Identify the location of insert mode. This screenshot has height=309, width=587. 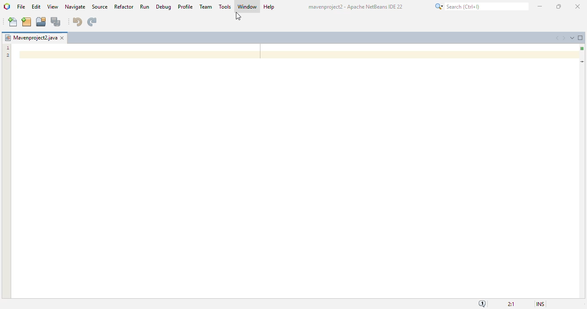
(540, 304).